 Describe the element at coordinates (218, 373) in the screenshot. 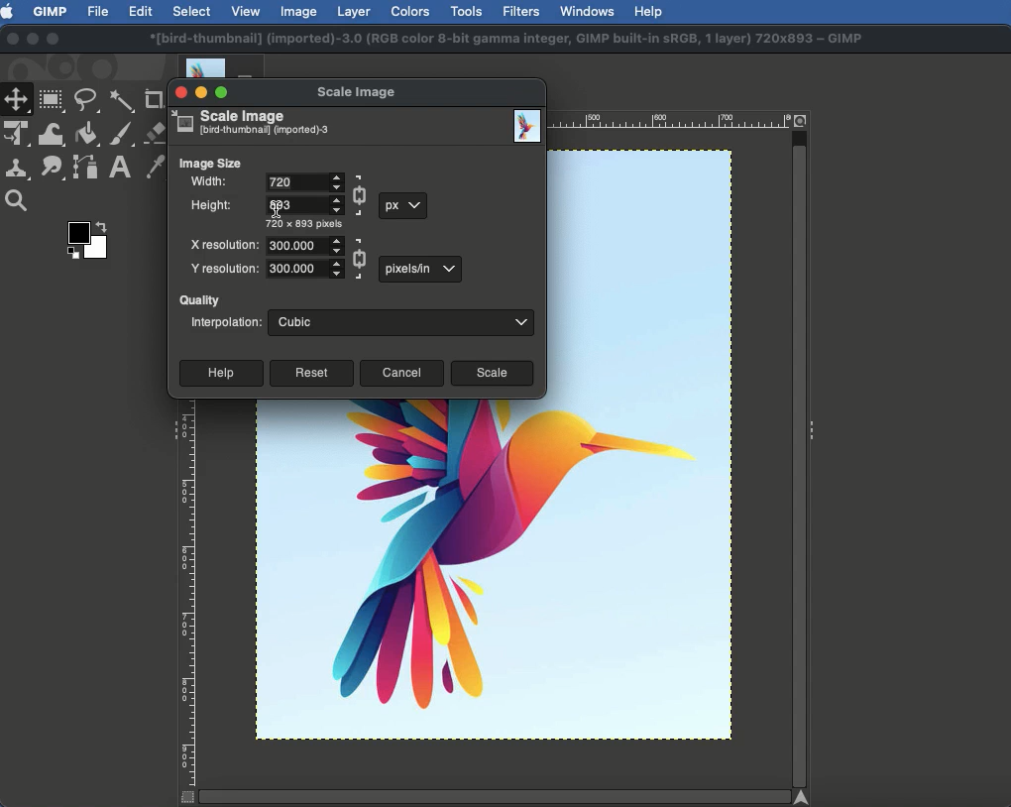

I see `Help` at that location.